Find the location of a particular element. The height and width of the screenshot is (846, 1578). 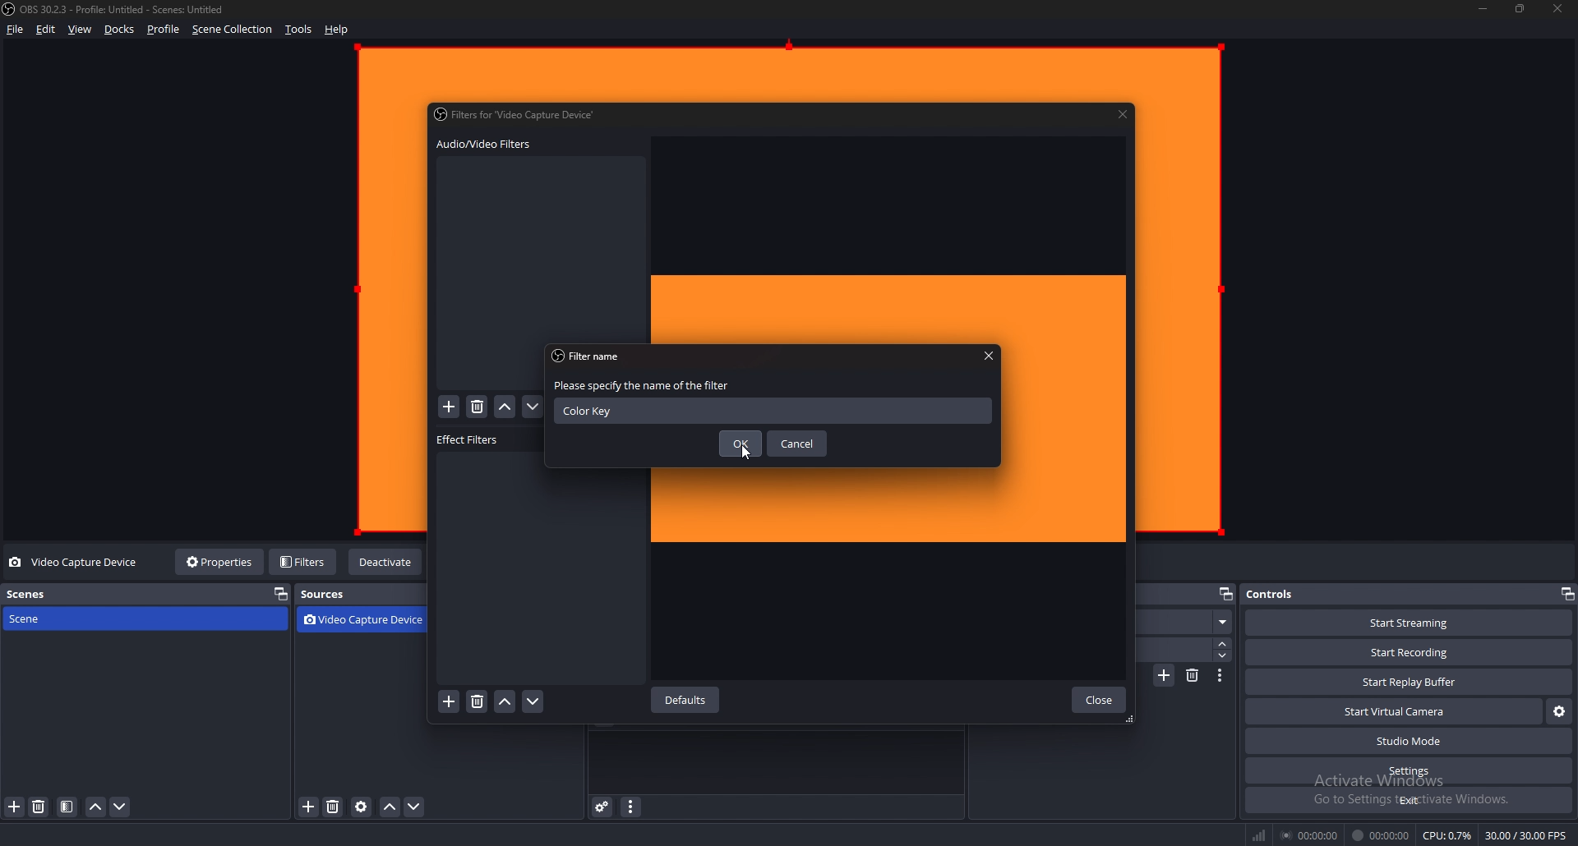

cursor is located at coordinates (745, 454).